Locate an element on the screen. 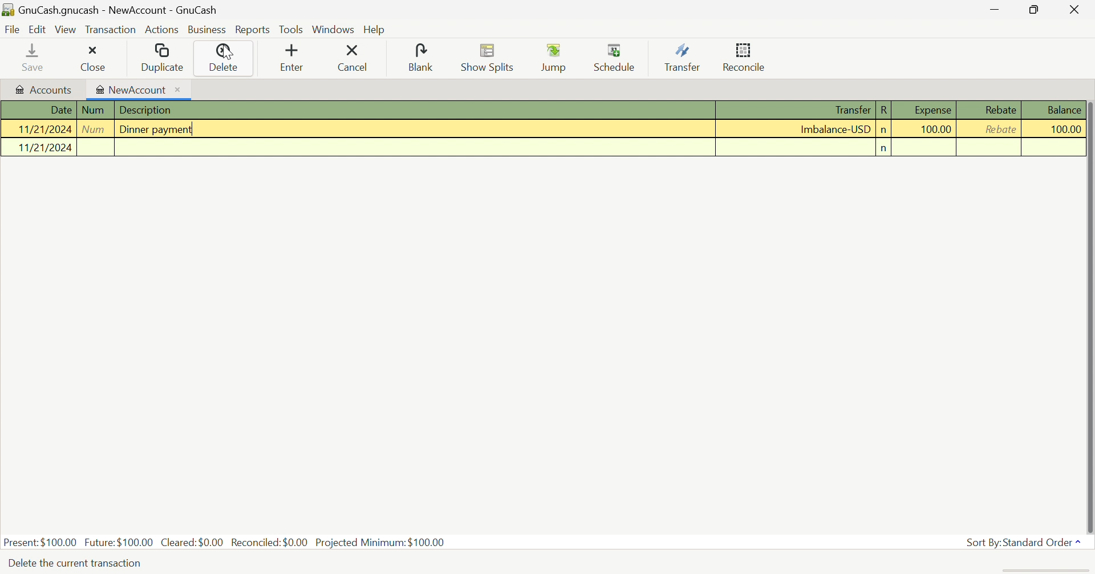 This screenshot has height=574, width=1095. Close is located at coordinates (1073, 11).